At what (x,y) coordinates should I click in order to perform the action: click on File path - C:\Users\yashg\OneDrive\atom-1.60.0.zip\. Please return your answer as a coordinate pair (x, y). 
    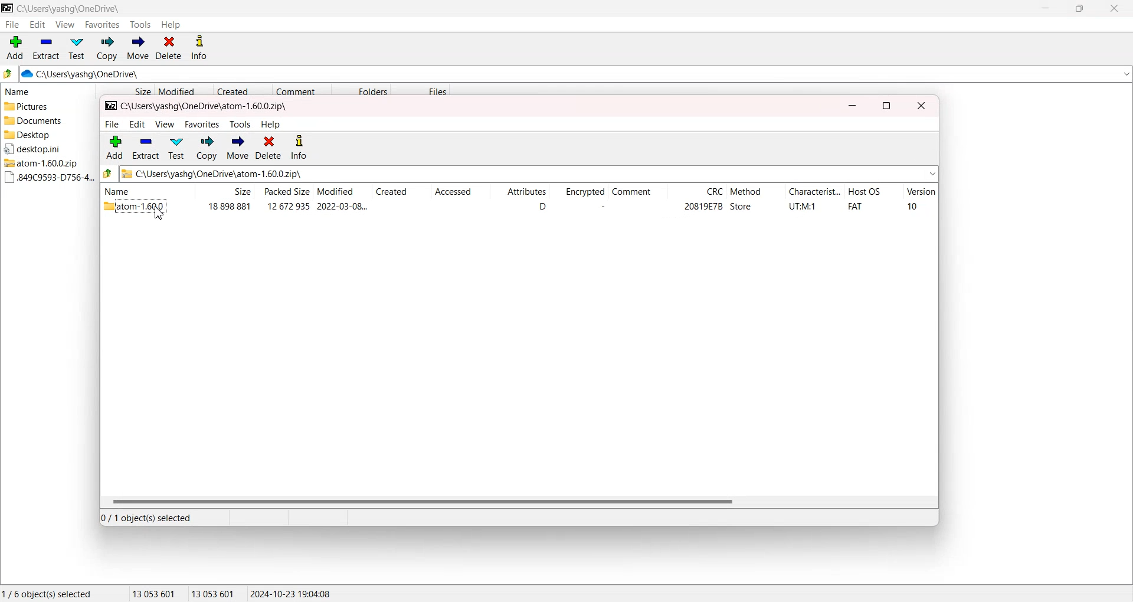
    Looking at the image, I should click on (197, 107).